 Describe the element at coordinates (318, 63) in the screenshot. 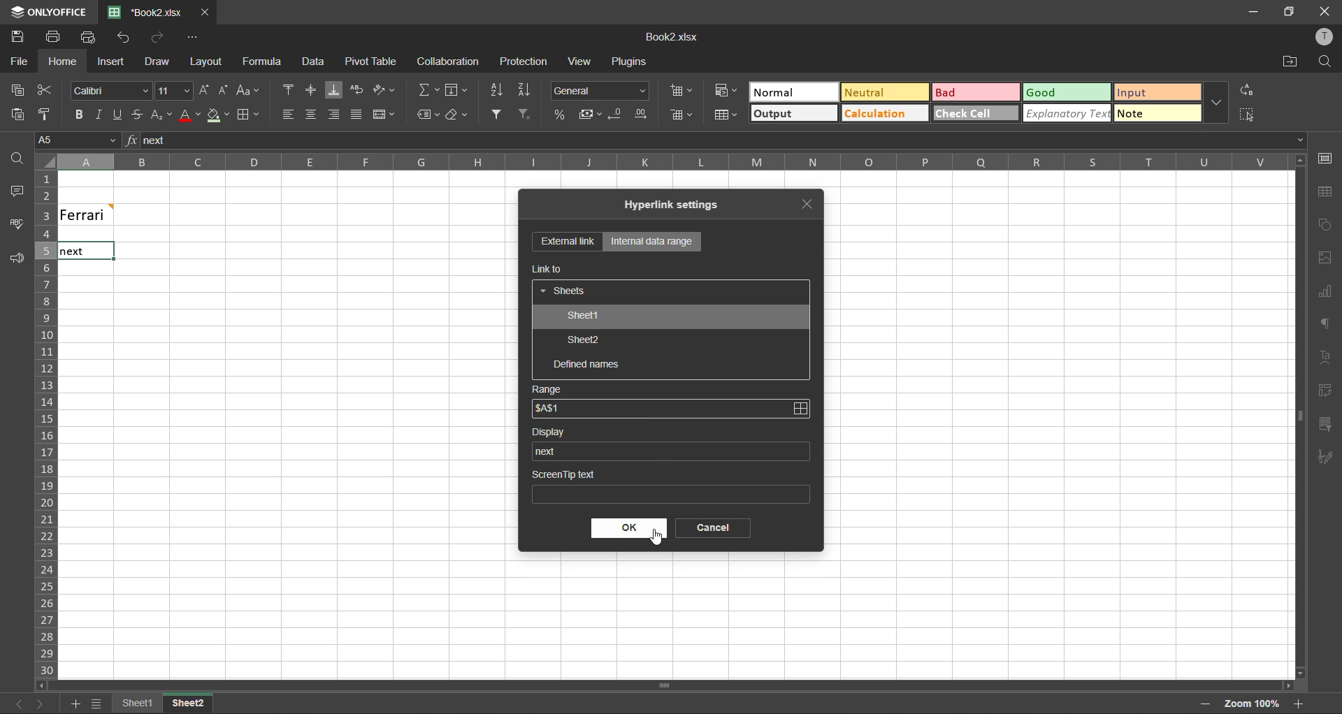

I see `data` at that location.